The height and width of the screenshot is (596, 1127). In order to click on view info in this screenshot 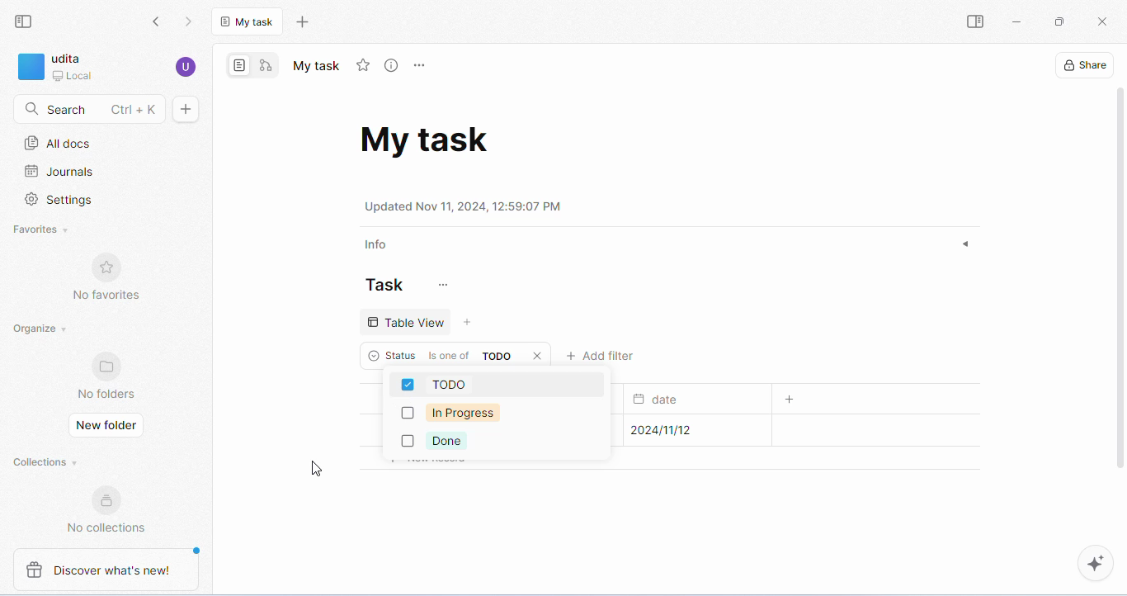, I will do `click(394, 66)`.